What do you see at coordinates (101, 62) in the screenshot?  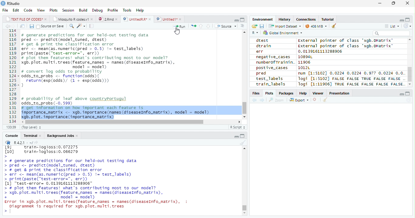 I see `# generate predictions for our held-out testing data
pred <- predict(model_tuned, drest)
# get & print the classification error
err <- mean(as.numeric(pred > 0.5) != test_labels)
print (paste(“test-error=", err))
# plot them features! what's contributing most to our model?
gb. plot. multi. trees (feature_names = names (diseaseInfo_matrix),
model = model)
# convert log odds to probability
odds_to_probs <- function(odds){
return(exp(odds)/ (1 + exp(0dds)))
3` at bounding box center [101, 62].